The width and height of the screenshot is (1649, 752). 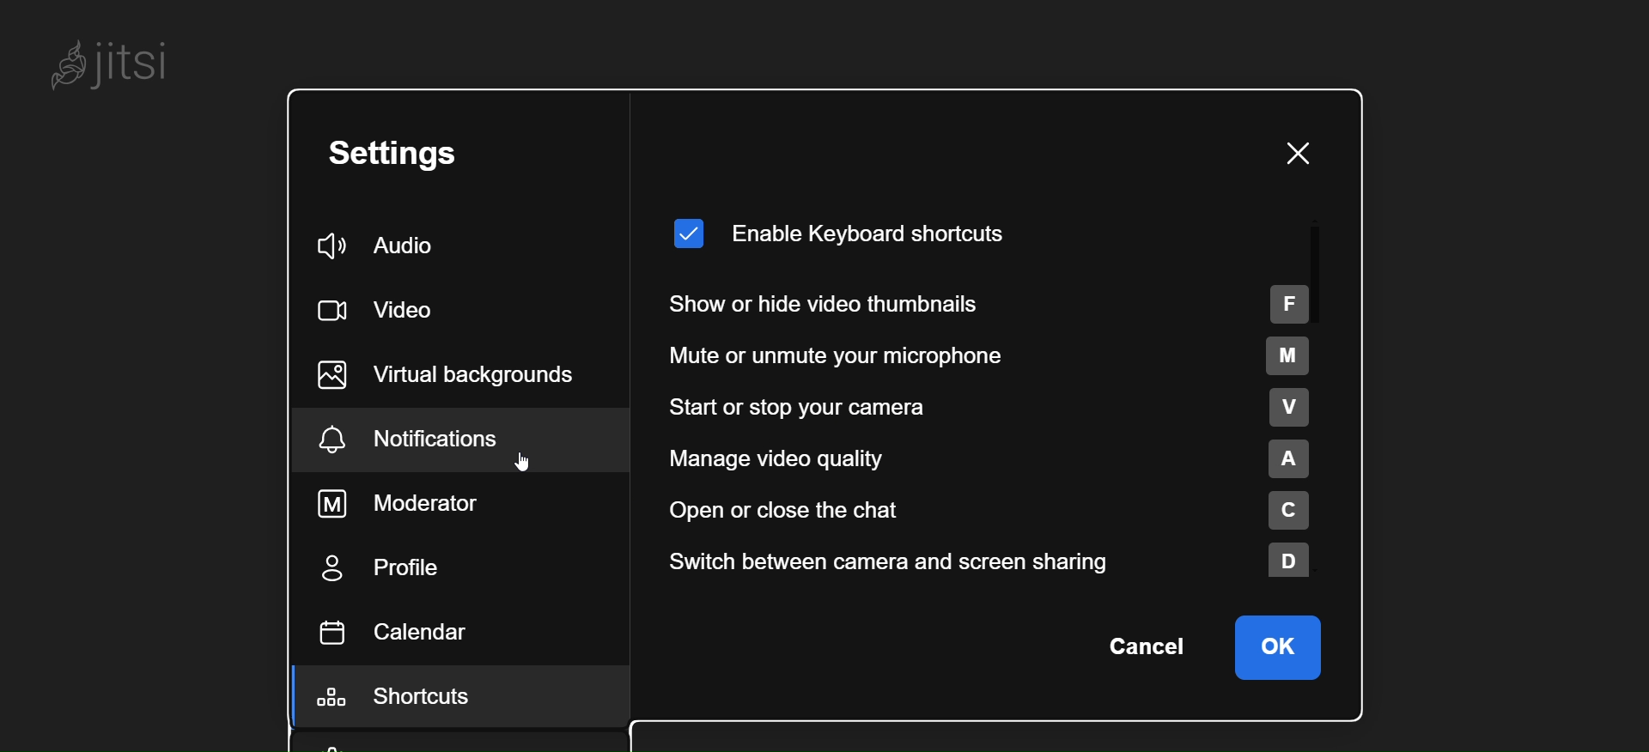 I want to click on close window, so click(x=1298, y=155).